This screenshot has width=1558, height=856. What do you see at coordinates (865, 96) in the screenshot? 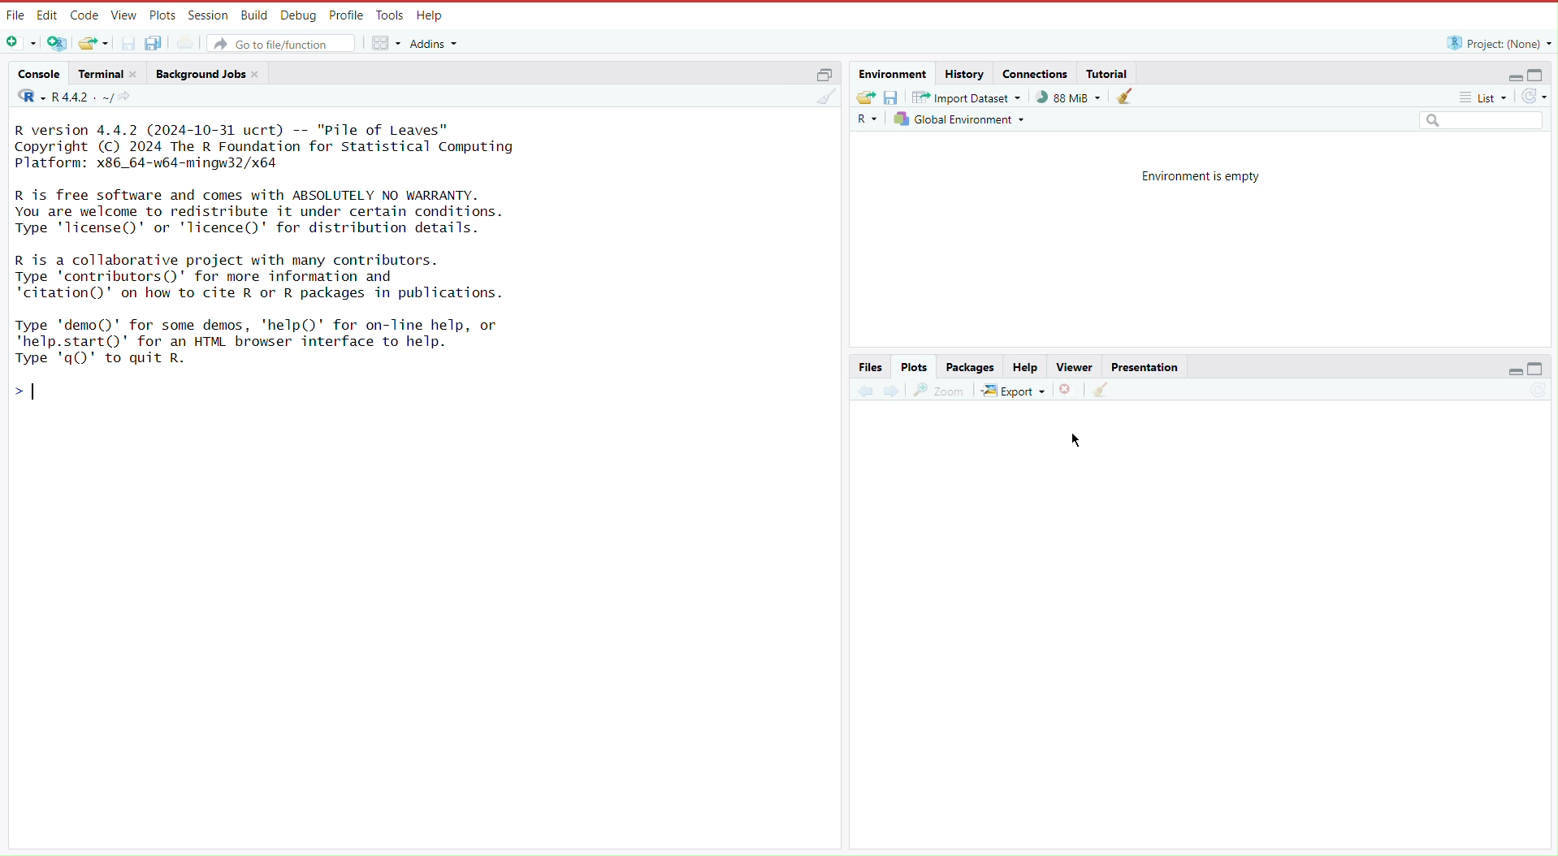
I see `Load workspace` at bounding box center [865, 96].